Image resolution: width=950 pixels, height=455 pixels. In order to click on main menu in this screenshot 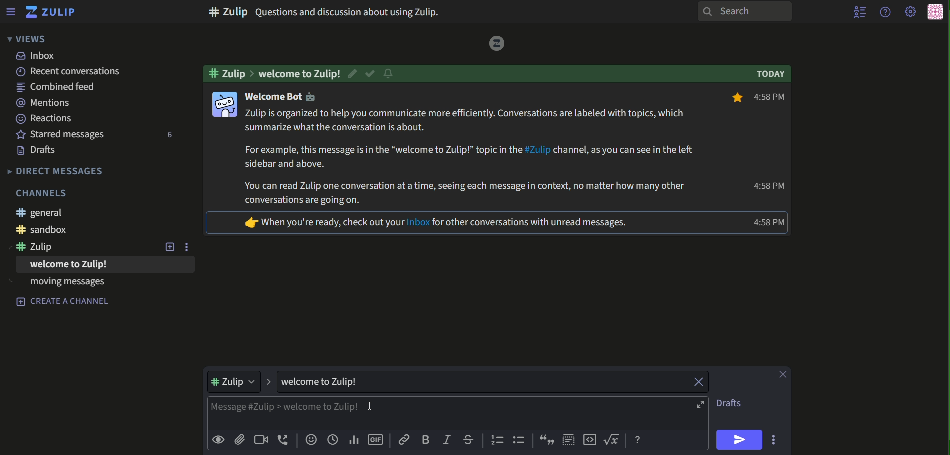, I will do `click(911, 12)`.